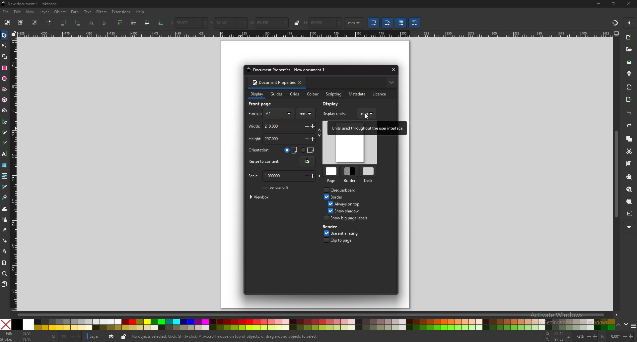 This screenshot has height=342, width=637. I want to click on border, so click(351, 175).